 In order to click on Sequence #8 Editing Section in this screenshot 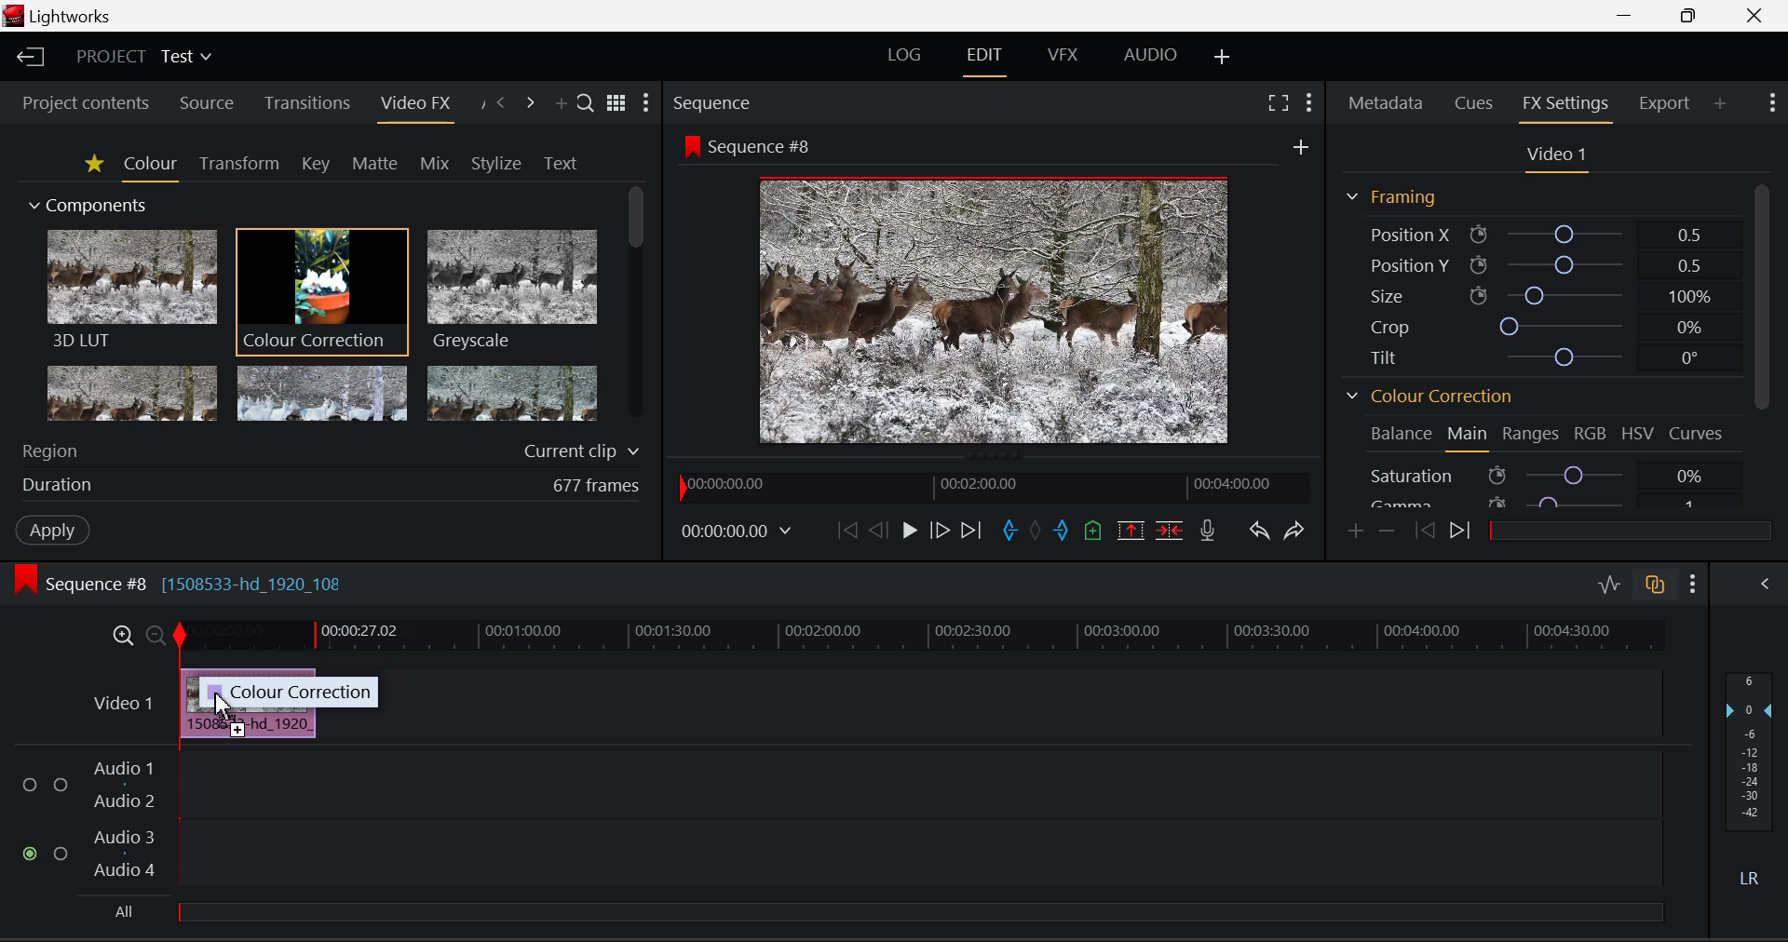, I will do `click(175, 583)`.